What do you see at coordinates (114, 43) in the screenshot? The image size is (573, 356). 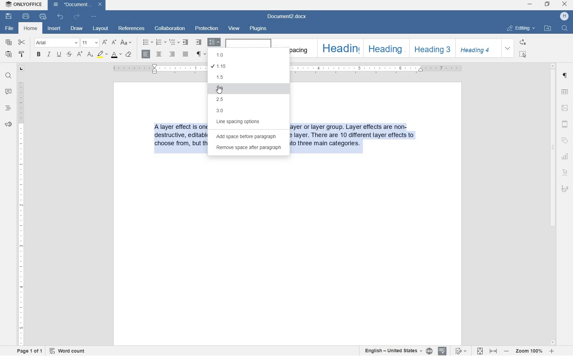 I see `decrement font size` at bounding box center [114, 43].